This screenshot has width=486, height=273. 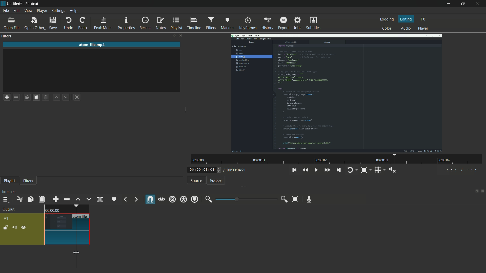 I want to click on cursor, so click(x=76, y=253).